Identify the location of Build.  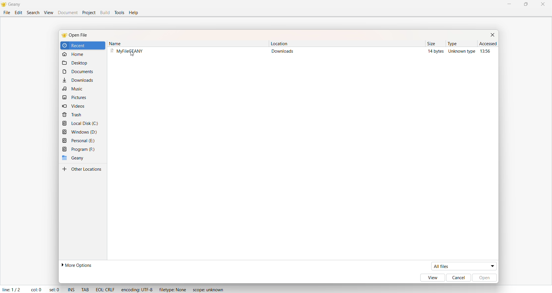
(105, 13).